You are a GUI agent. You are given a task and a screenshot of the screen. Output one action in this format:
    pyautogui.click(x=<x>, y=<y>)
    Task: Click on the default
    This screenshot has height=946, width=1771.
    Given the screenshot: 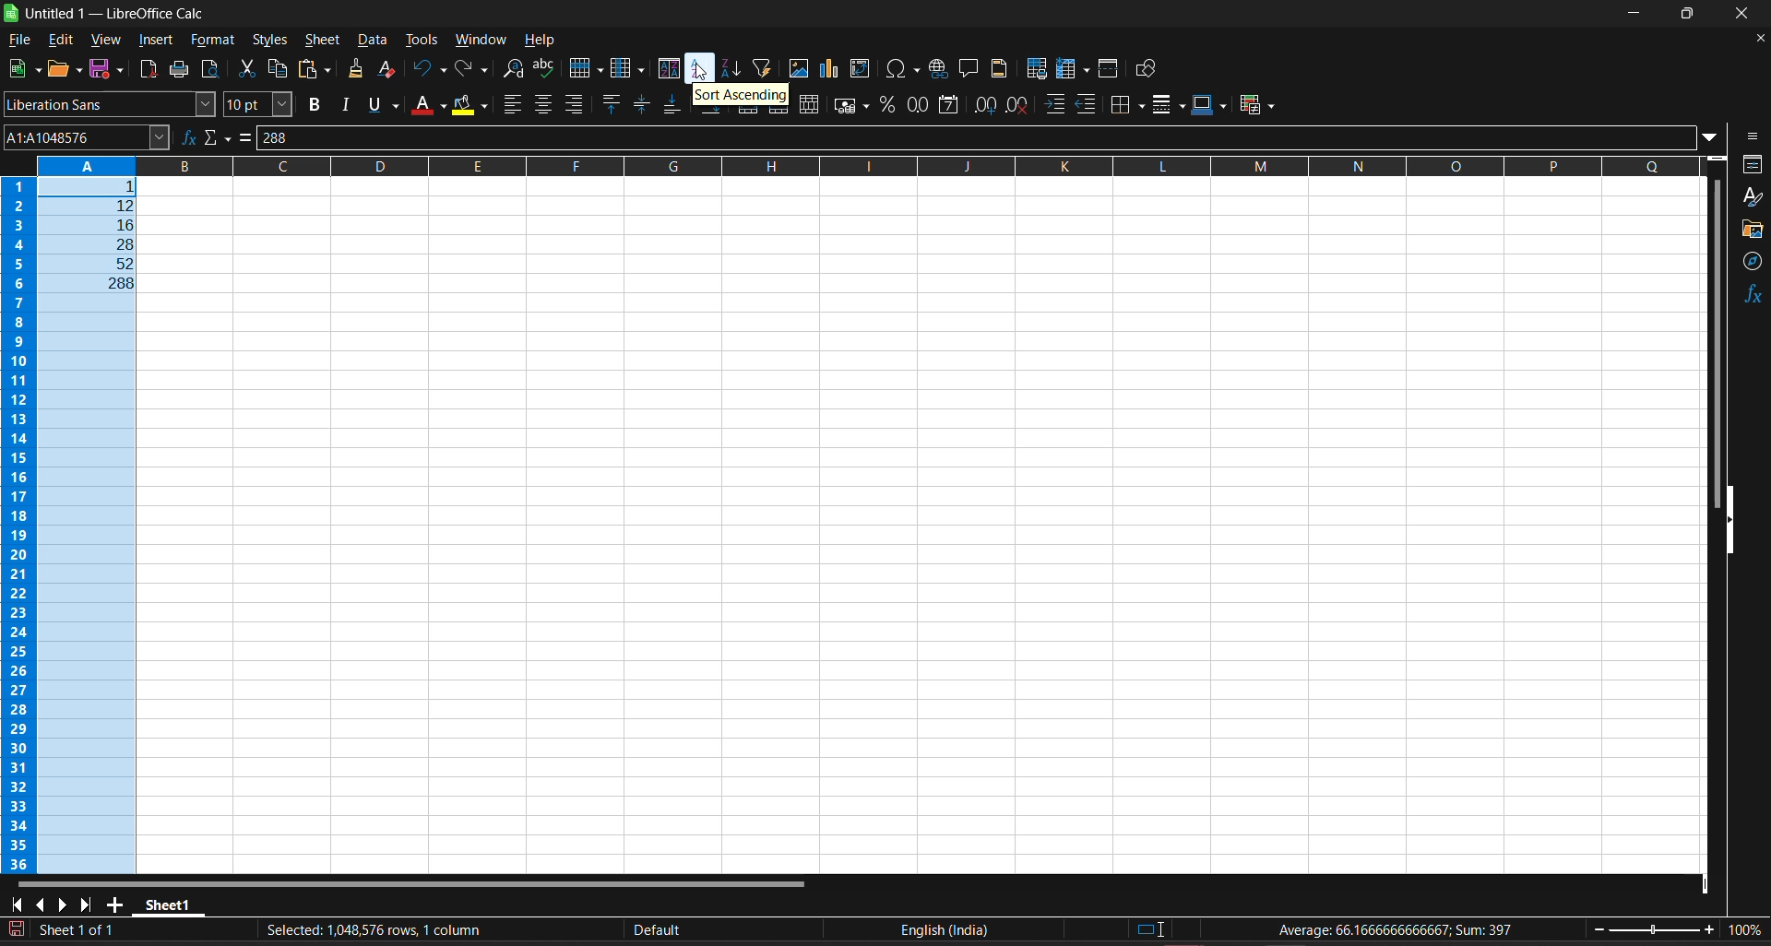 What is the action you would take?
    pyautogui.click(x=660, y=932)
    